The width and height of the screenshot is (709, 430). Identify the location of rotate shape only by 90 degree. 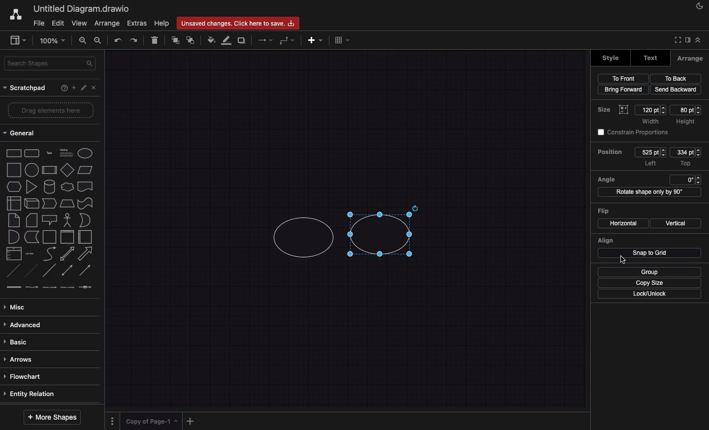
(648, 192).